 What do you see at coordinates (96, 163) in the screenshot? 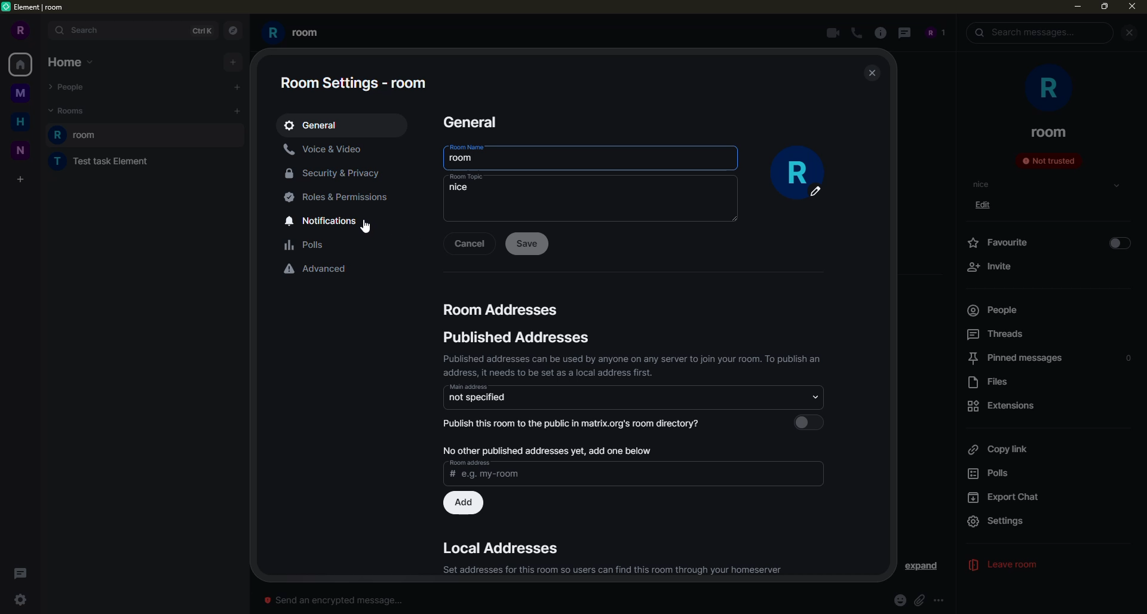
I see `test task element` at bounding box center [96, 163].